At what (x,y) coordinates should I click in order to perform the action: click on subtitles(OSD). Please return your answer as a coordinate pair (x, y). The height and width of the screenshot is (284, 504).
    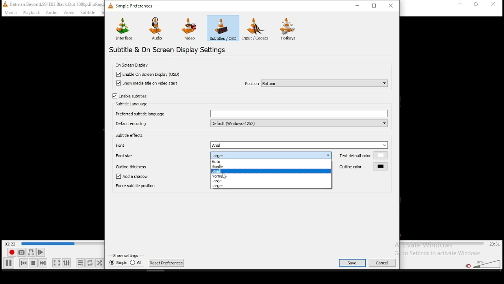
    Looking at the image, I should click on (223, 28).